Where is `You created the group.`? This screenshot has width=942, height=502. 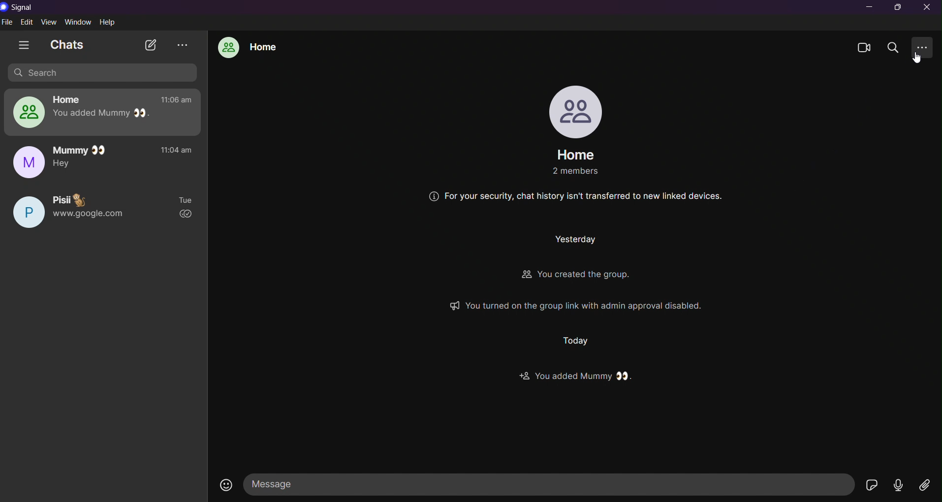 You created the group. is located at coordinates (596, 275).